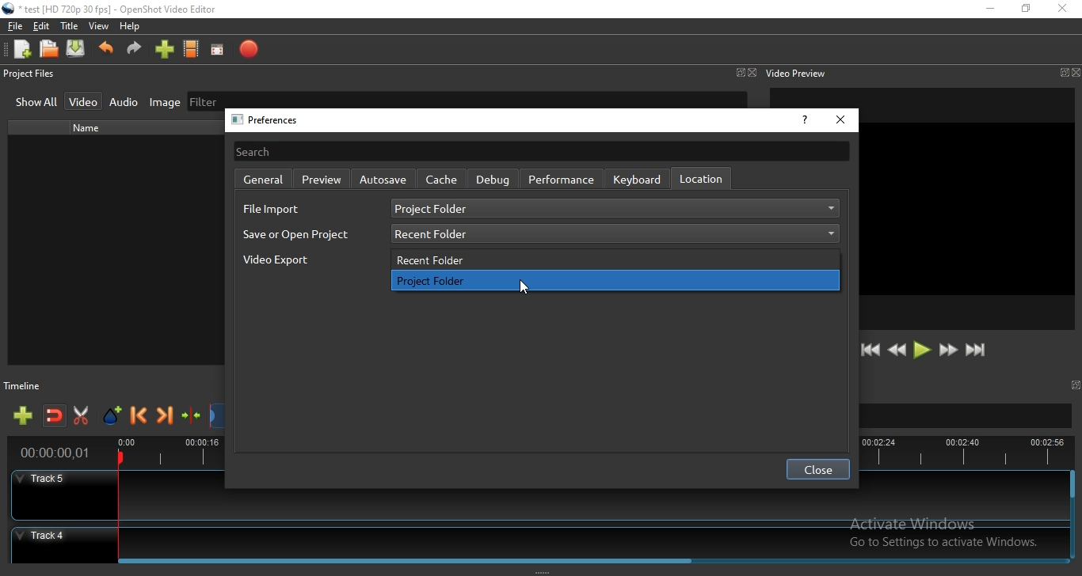 This screenshot has width=1082, height=576. I want to click on import files, so click(163, 51).